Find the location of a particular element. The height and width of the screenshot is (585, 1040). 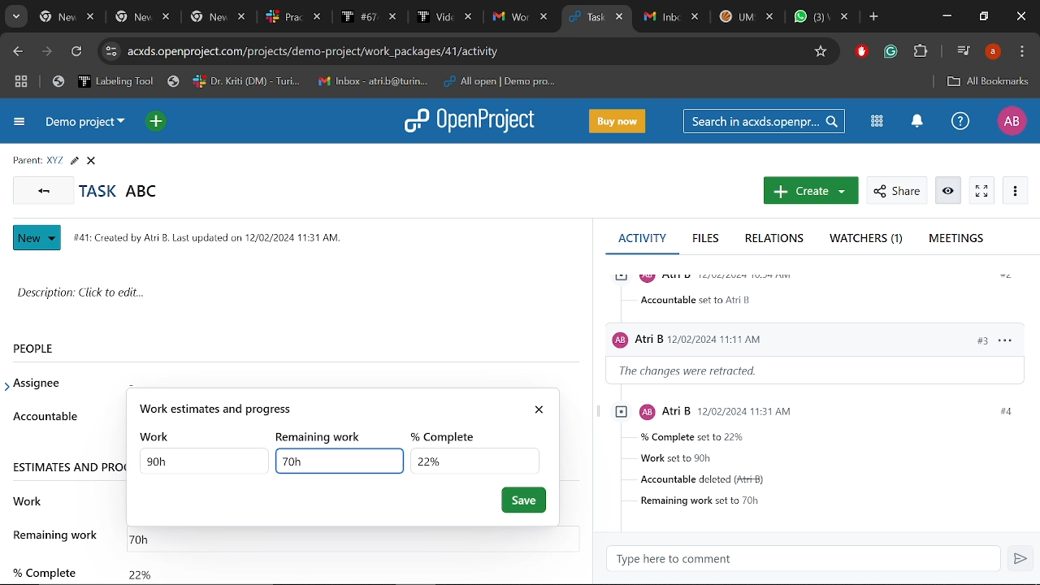

Current tab is located at coordinates (583, 18).